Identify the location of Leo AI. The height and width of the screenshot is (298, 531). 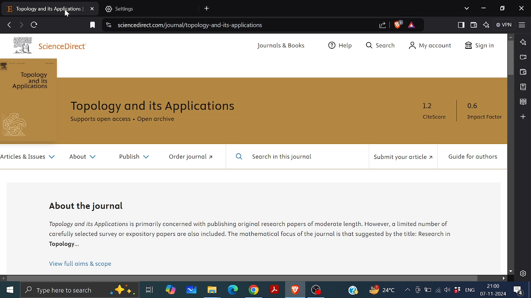
(487, 26).